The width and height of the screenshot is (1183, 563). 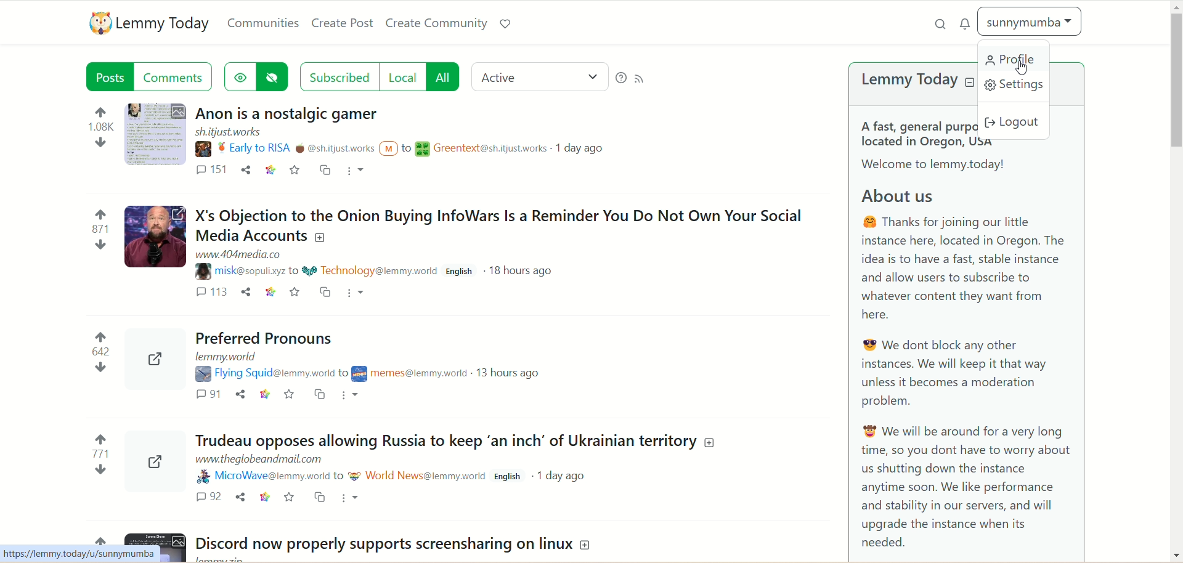 What do you see at coordinates (404, 77) in the screenshot?
I see `local` at bounding box center [404, 77].